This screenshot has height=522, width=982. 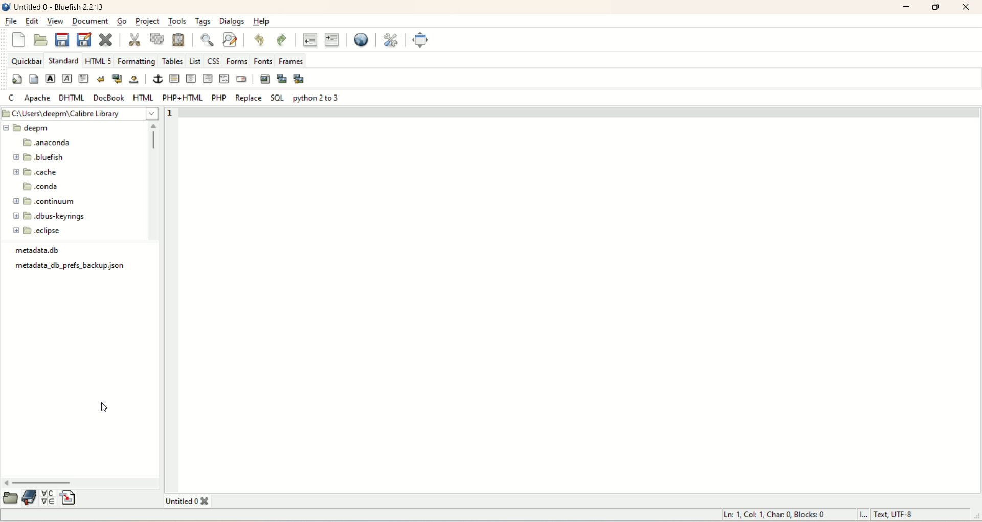 What do you see at coordinates (105, 408) in the screenshot?
I see `cursor` at bounding box center [105, 408].